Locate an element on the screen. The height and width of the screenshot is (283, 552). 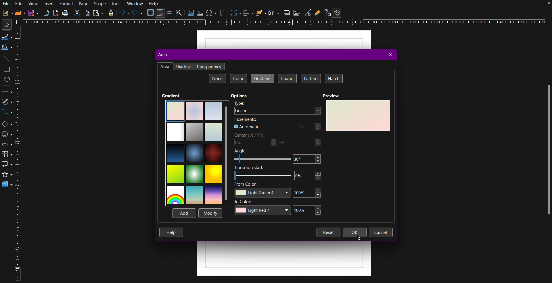
Pattern is located at coordinates (310, 78).